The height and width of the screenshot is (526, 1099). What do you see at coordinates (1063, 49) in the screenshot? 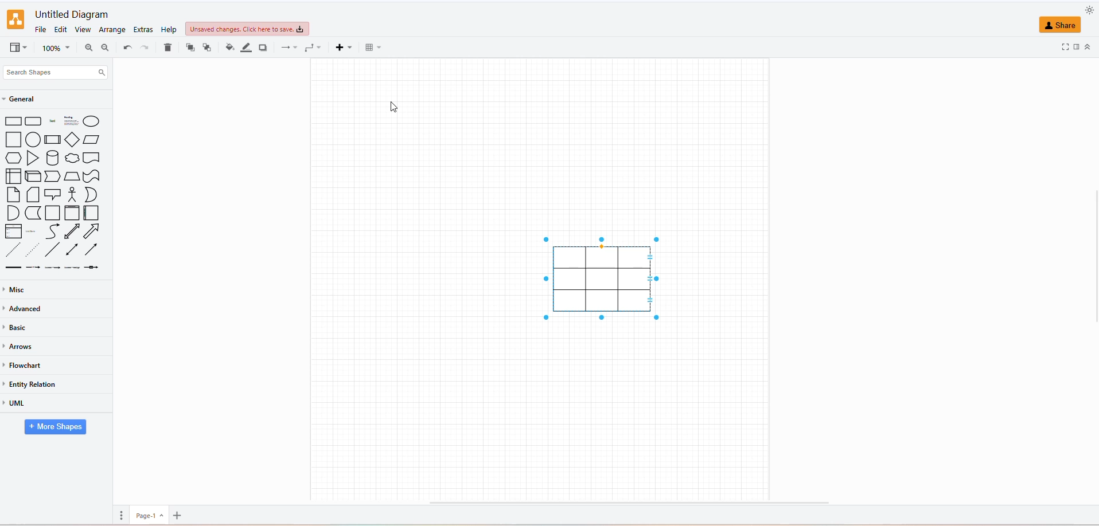
I see `fullscreen` at bounding box center [1063, 49].